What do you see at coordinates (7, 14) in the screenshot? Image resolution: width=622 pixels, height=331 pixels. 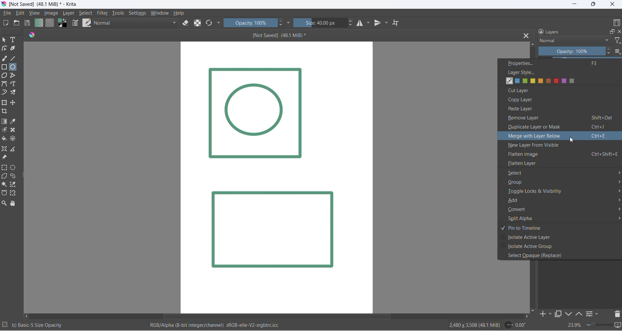 I see `file` at bounding box center [7, 14].